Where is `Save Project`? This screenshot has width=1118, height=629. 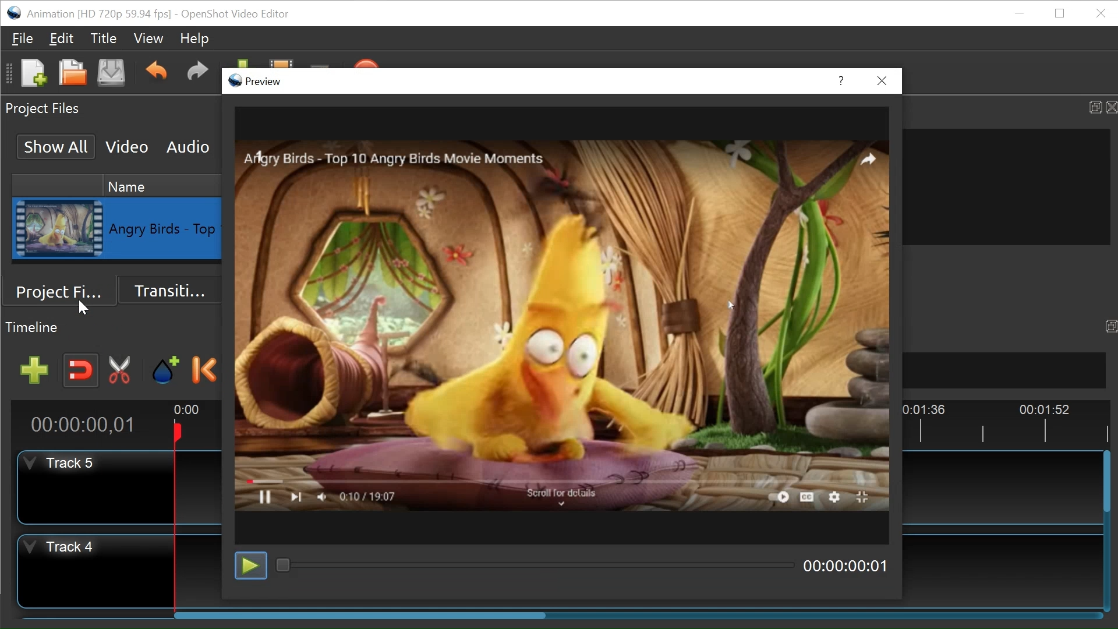
Save Project is located at coordinates (111, 72).